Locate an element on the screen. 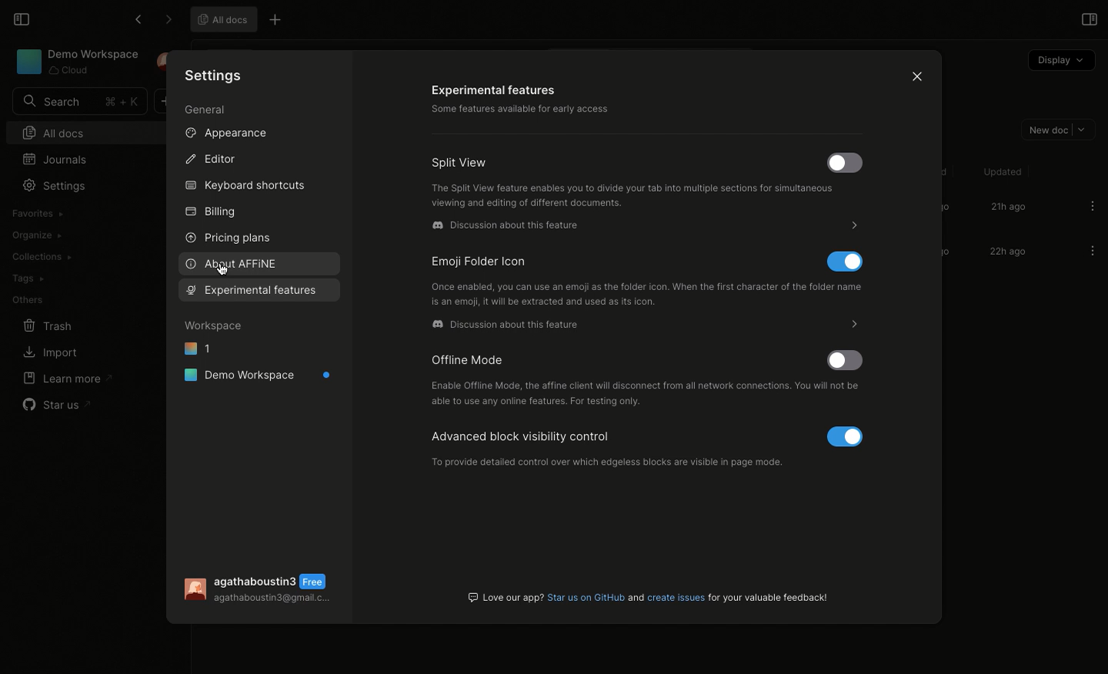 The image size is (1108, 674). Settings is located at coordinates (215, 75).